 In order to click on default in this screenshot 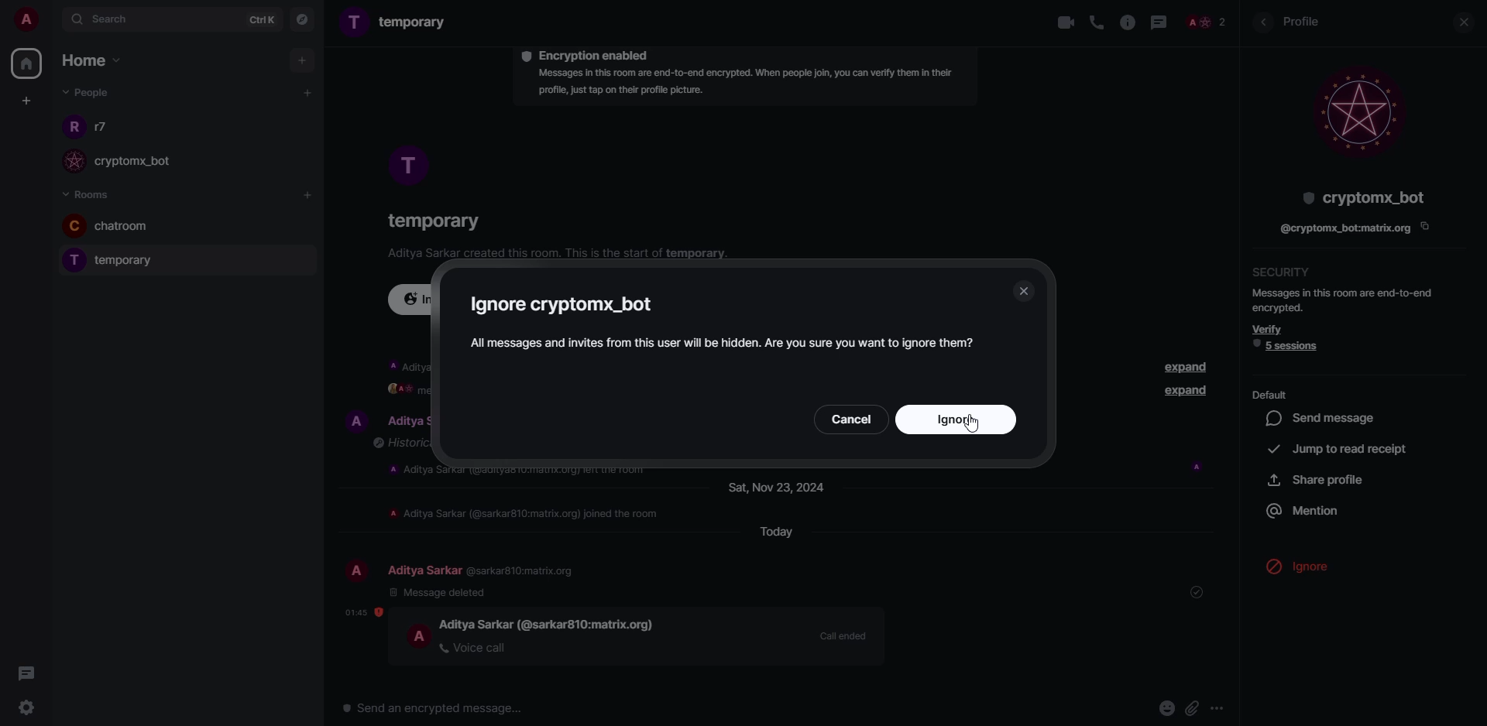, I will do `click(1271, 394)`.